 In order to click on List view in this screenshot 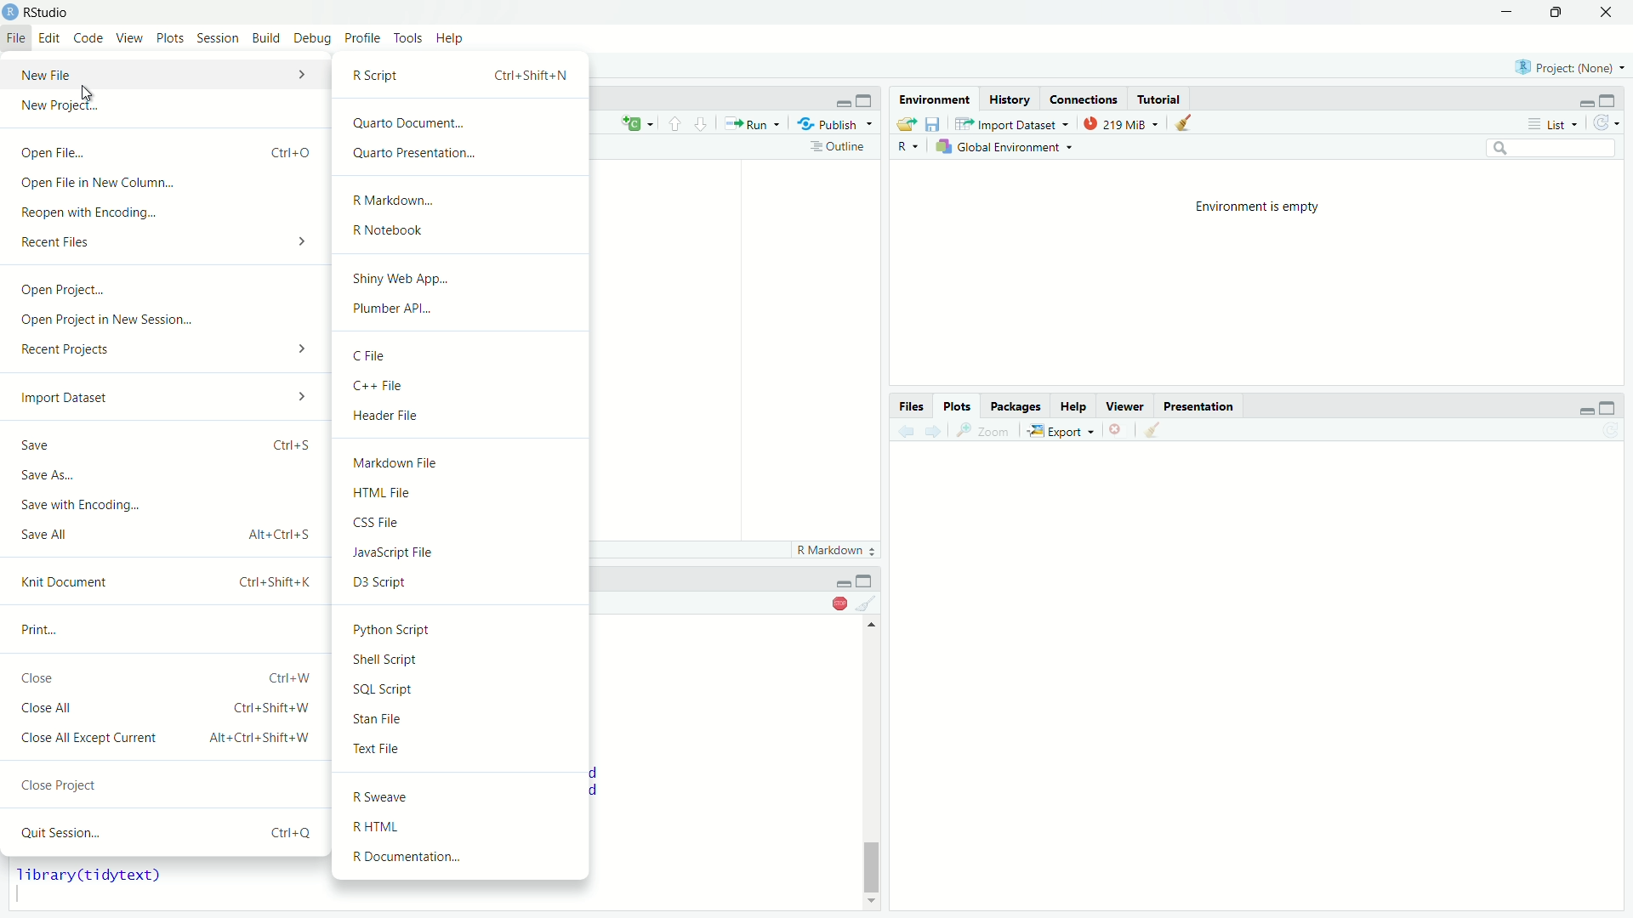, I will do `click(1552, 122)`.